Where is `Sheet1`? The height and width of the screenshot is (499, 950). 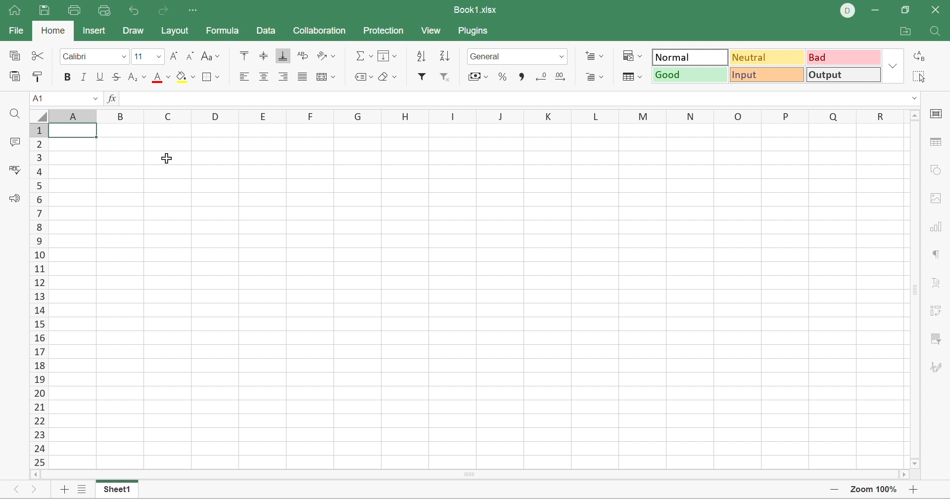
Sheet1 is located at coordinates (119, 490).